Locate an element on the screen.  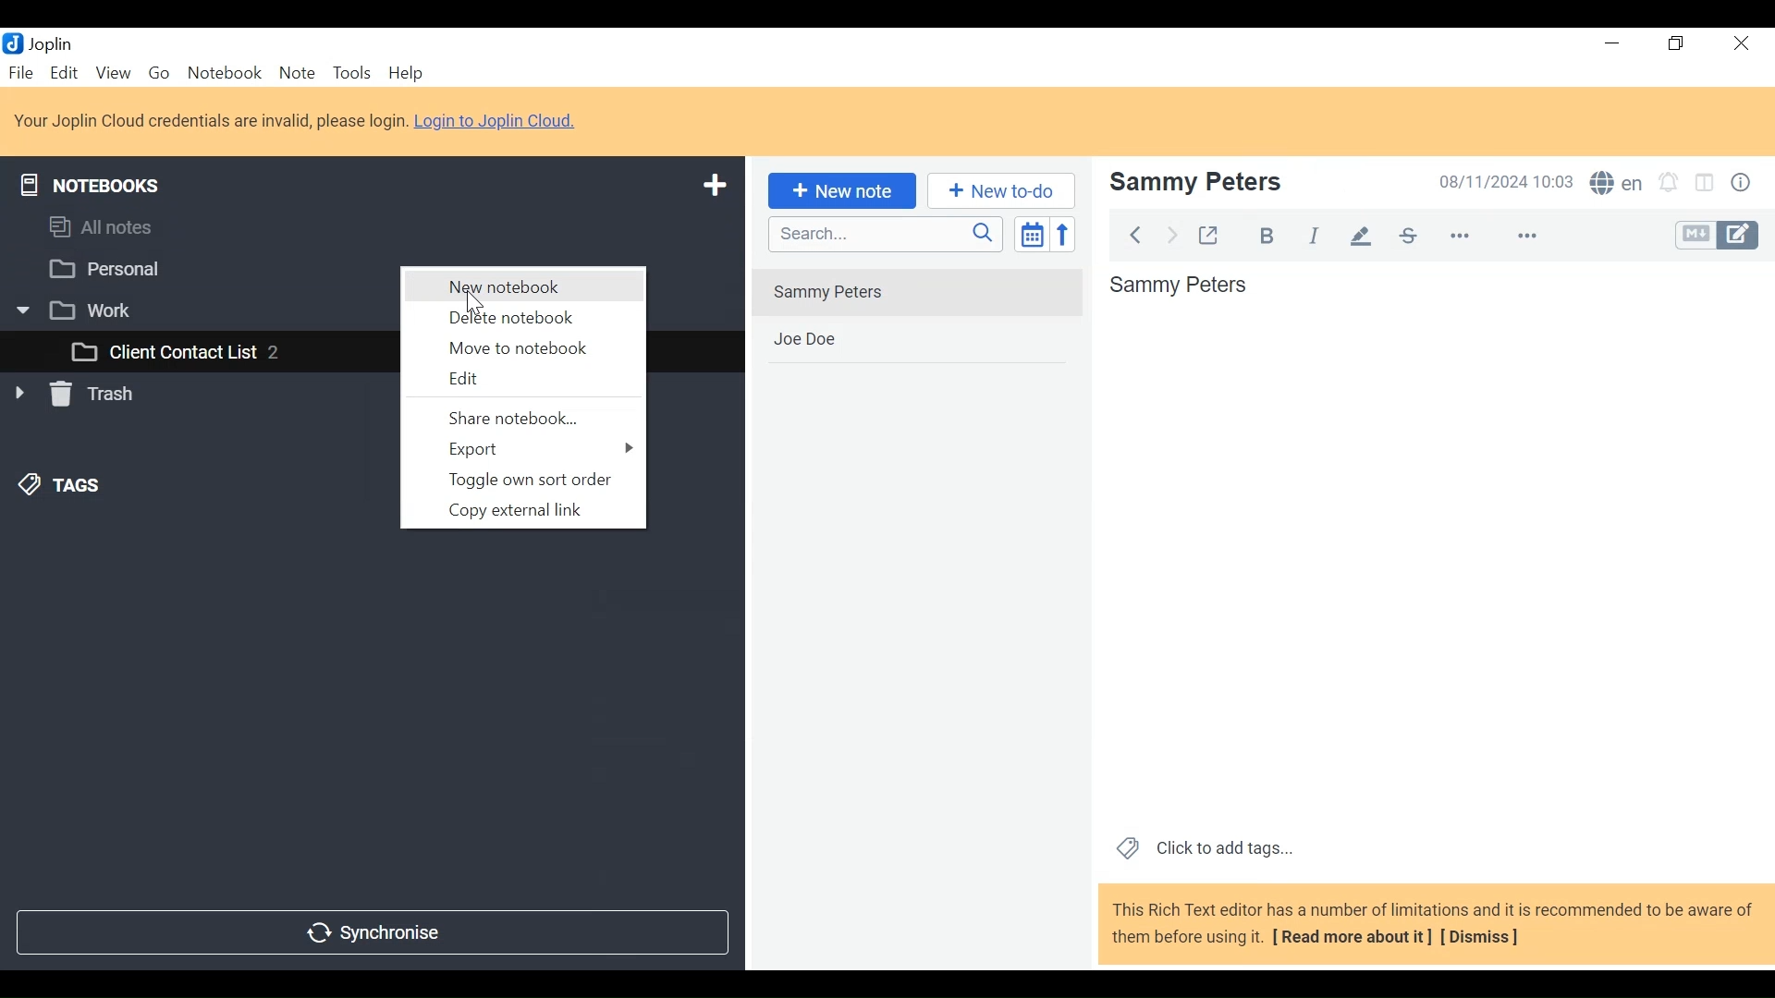
Share notebook is located at coordinates (522, 415).